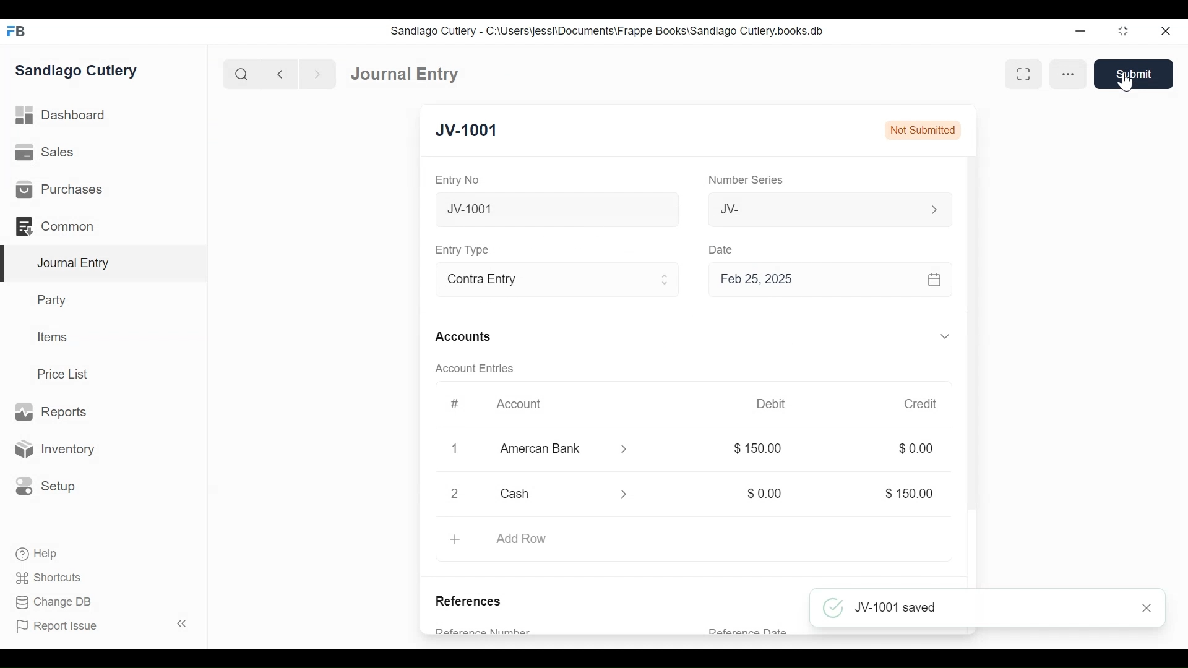  Describe the element at coordinates (1067, 74) in the screenshot. I see `more` at that location.